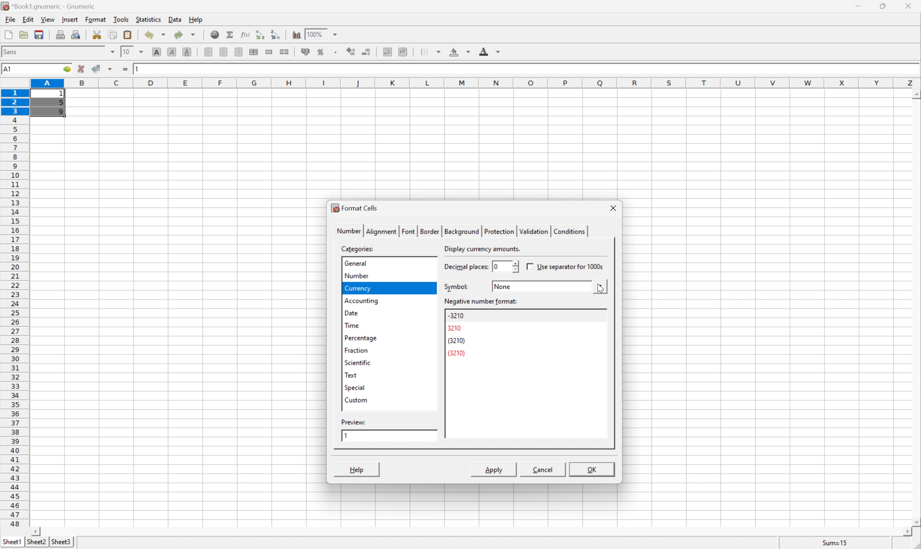 The width and height of the screenshot is (921, 549). What do you see at coordinates (912, 6) in the screenshot?
I see `close` at bounding box center [912, 6].